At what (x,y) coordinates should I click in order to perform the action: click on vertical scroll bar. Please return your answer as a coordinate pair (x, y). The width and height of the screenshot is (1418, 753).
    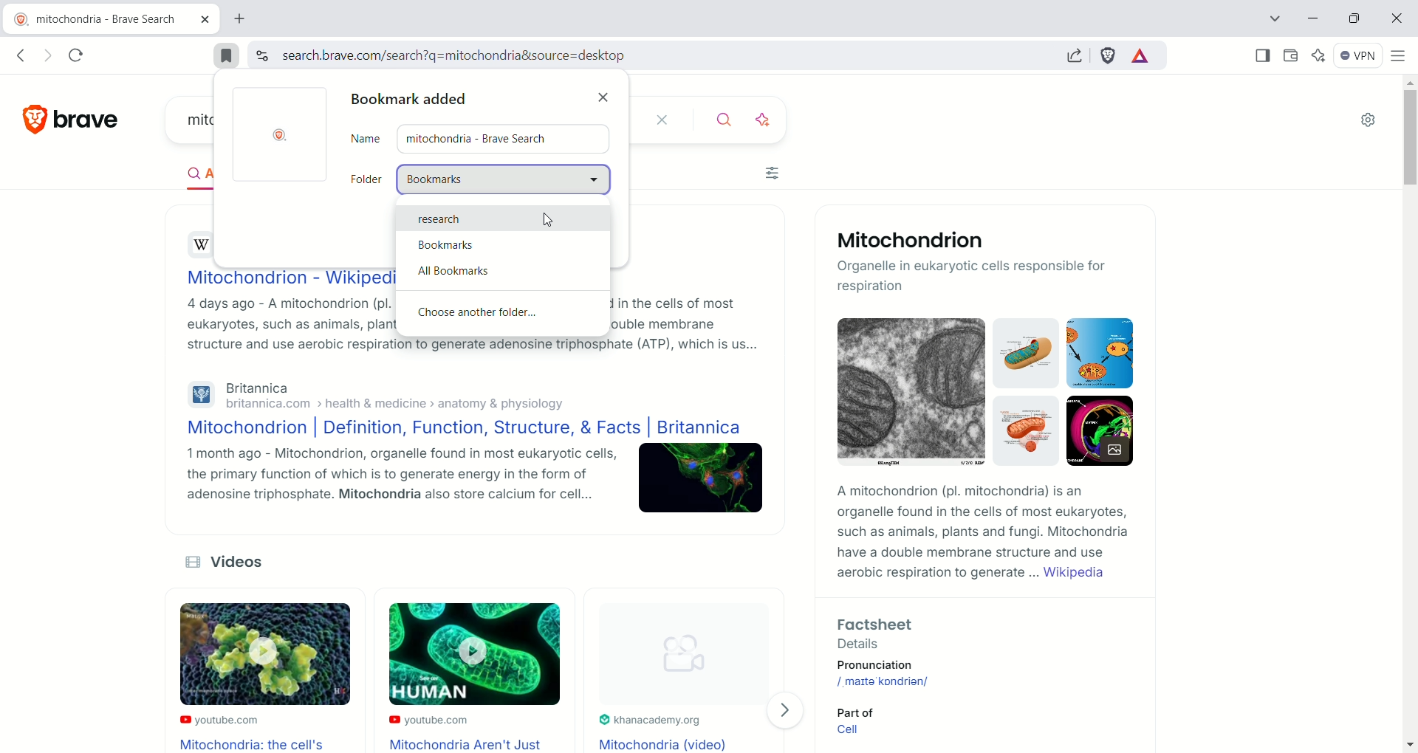
    Looking at the image, I should click on (1409, 412).